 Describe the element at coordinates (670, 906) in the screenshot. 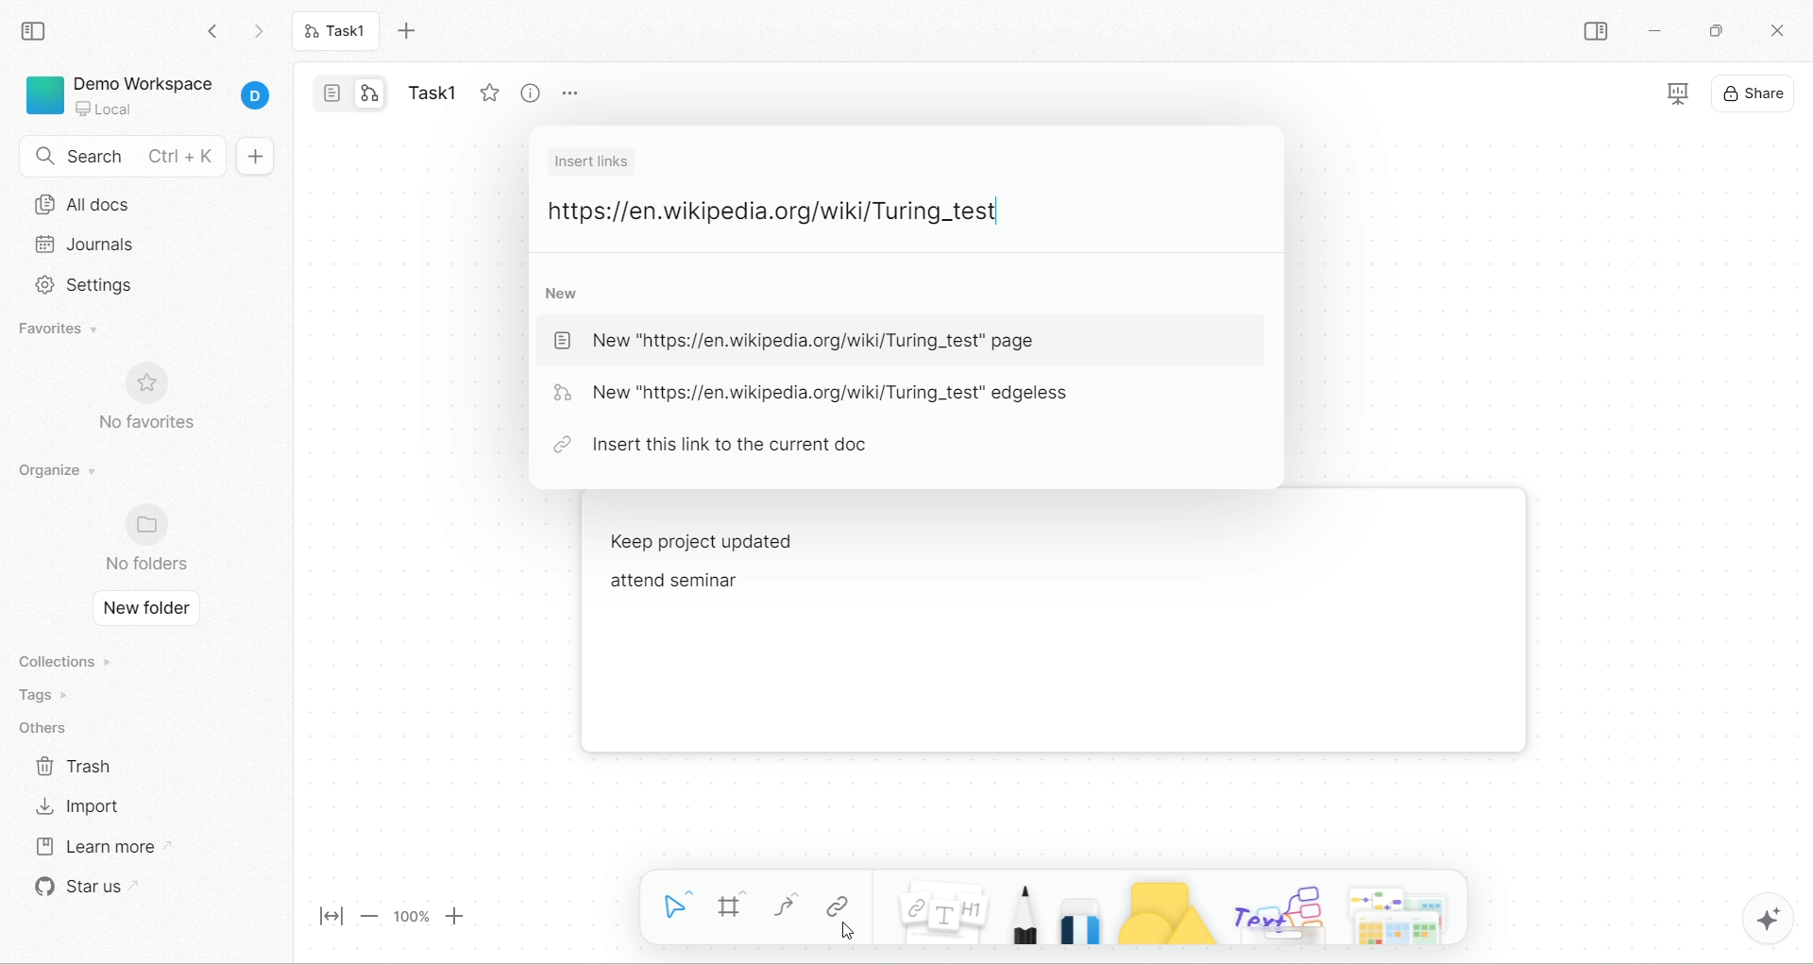

I see `select` at that location.